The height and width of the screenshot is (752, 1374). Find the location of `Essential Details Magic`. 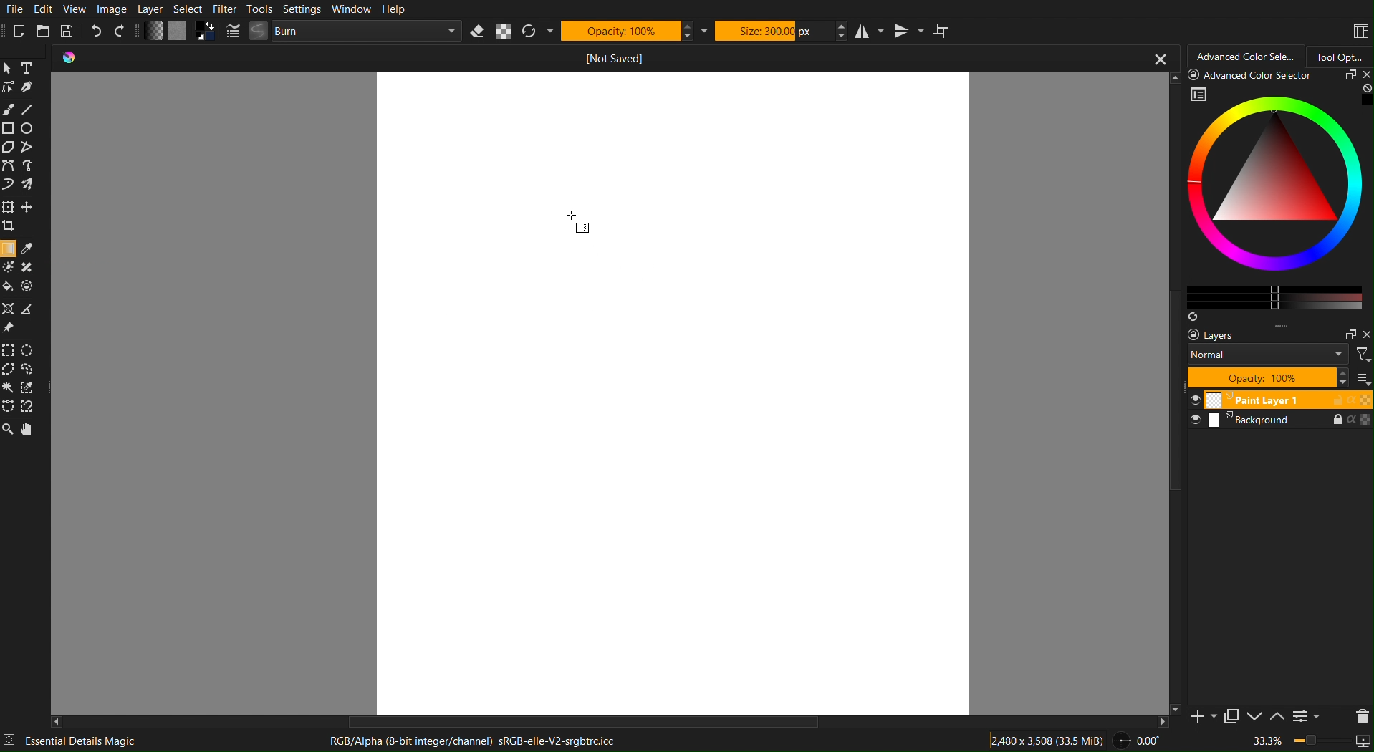

Essential Details Magic is located at coordinates (82, 741).